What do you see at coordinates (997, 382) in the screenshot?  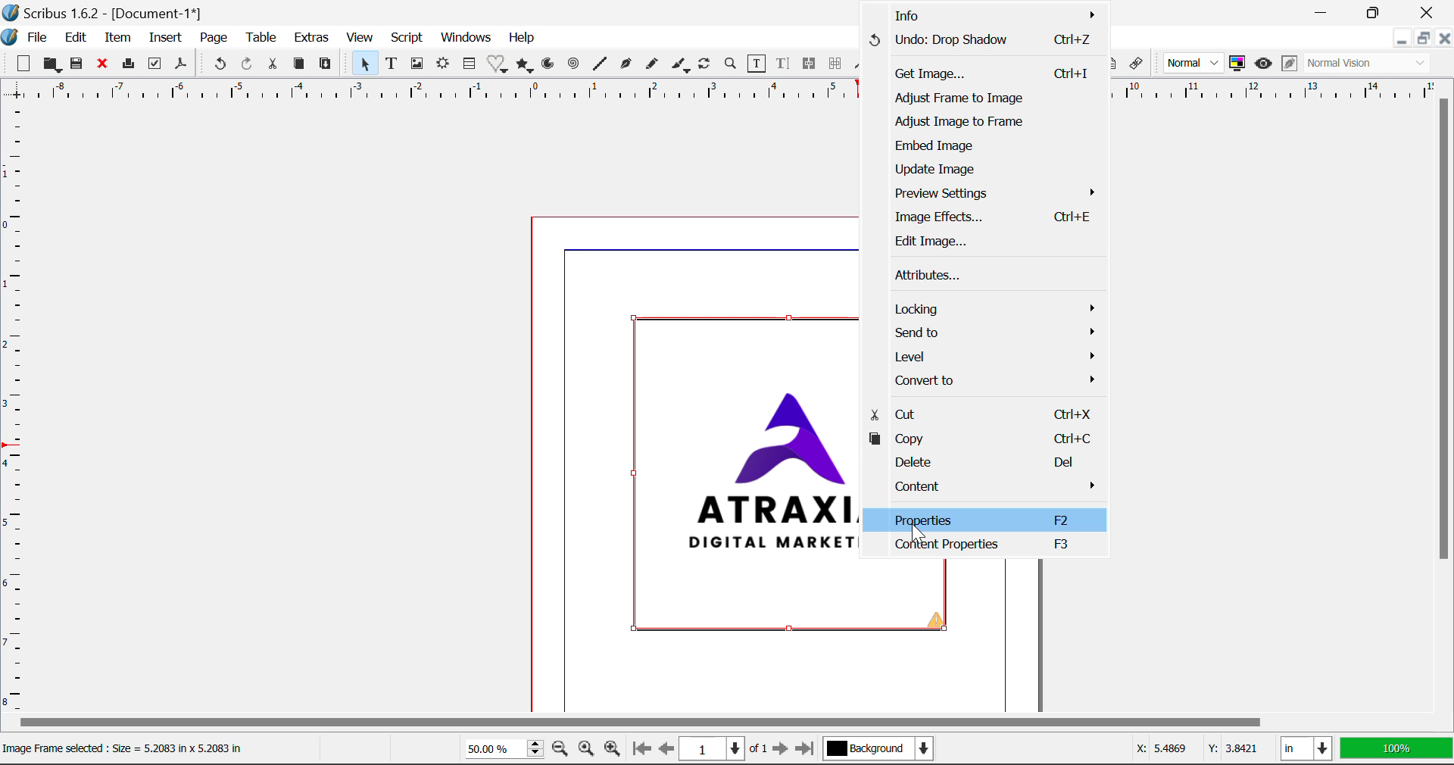 I see `Convert to` at bounding box center [997, 382].